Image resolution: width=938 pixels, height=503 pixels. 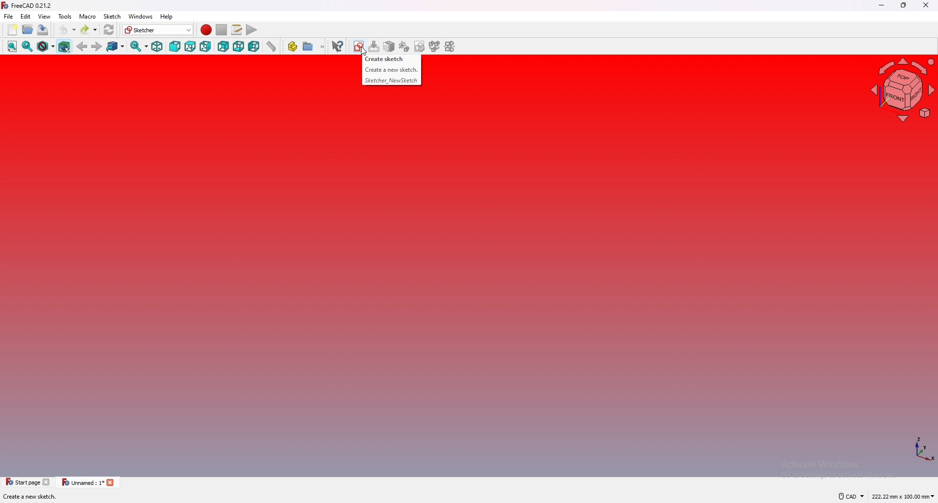 I want to click on undo, so click(x=67, y=29).